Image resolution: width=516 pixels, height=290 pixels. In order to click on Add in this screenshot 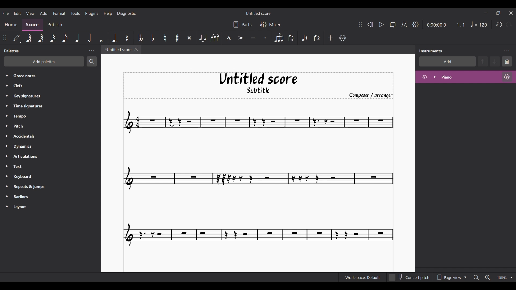, I will do `click(331, 38)`.